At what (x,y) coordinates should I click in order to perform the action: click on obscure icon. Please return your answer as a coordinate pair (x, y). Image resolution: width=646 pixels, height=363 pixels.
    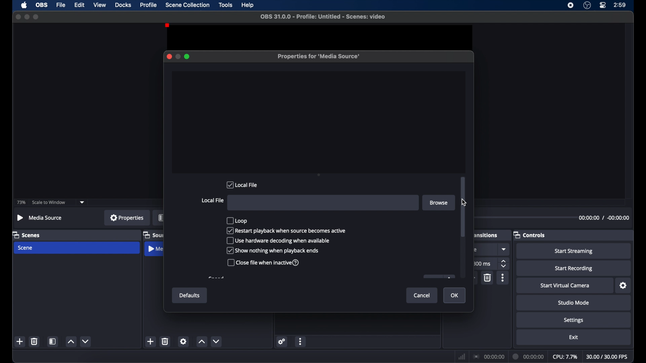
    Looking at the image, I should click on (438, 276).